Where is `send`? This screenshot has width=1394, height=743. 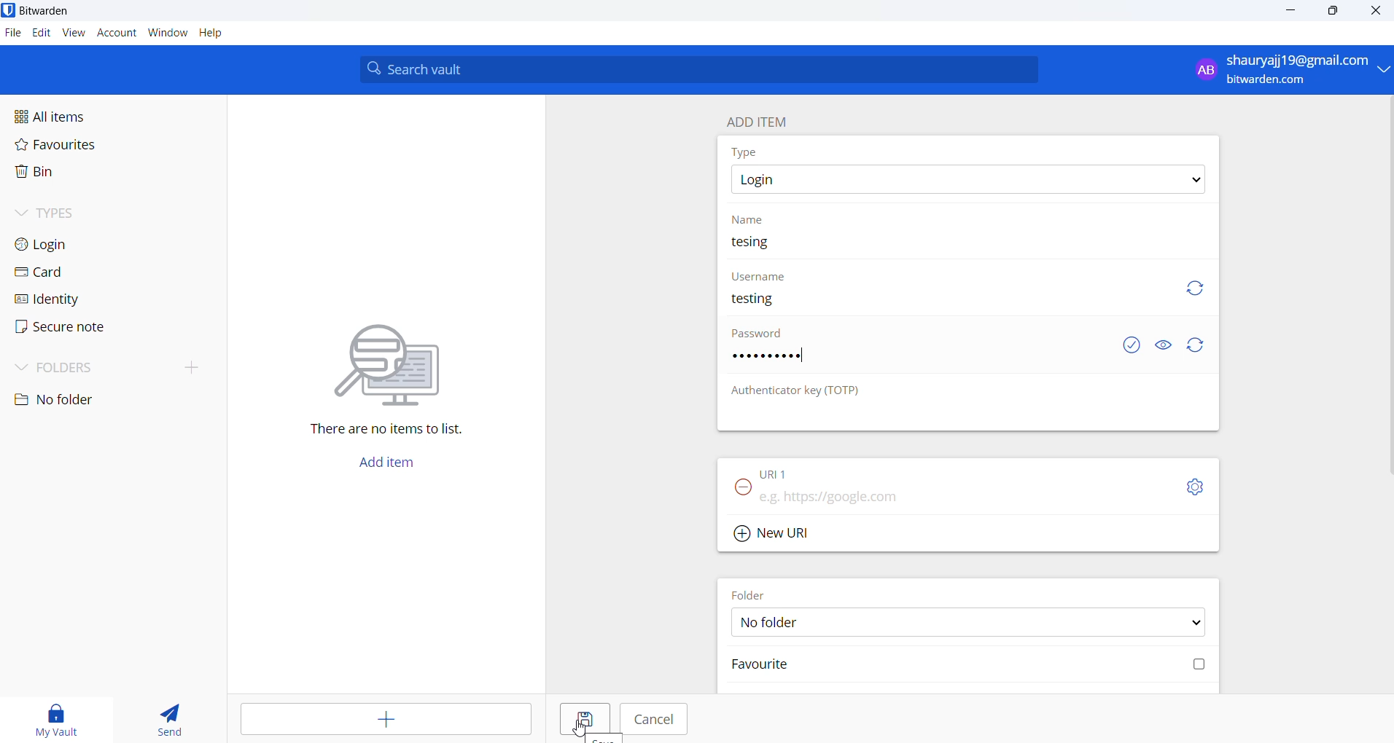 send is located at coordinates (171, 721).